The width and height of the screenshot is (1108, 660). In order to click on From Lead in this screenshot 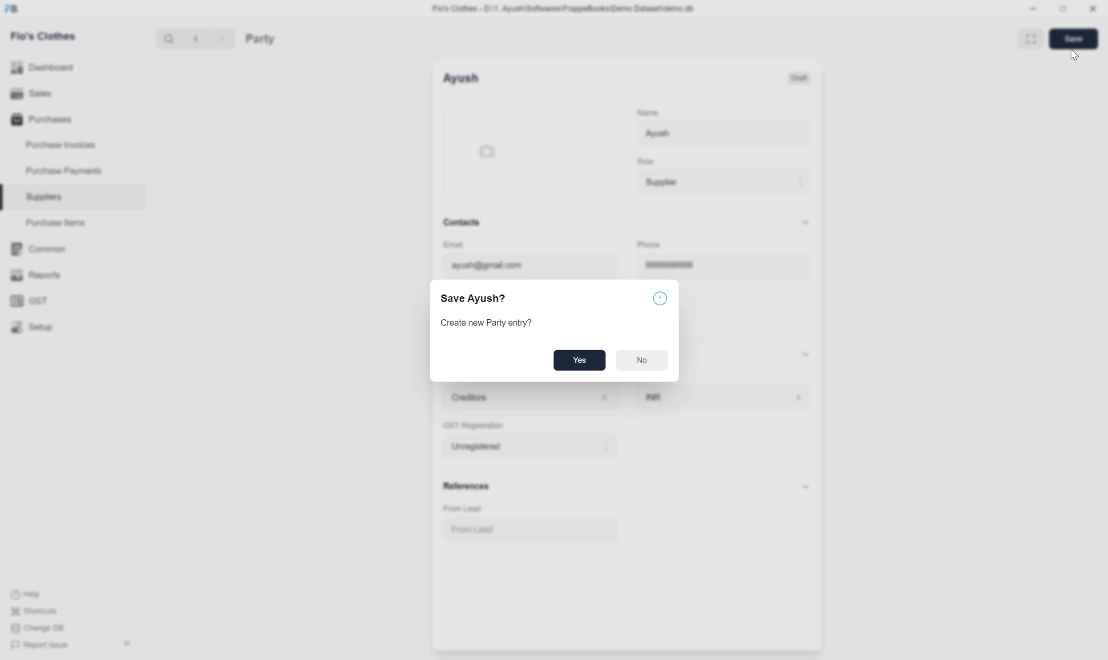, I will do `click(531, 529)`.